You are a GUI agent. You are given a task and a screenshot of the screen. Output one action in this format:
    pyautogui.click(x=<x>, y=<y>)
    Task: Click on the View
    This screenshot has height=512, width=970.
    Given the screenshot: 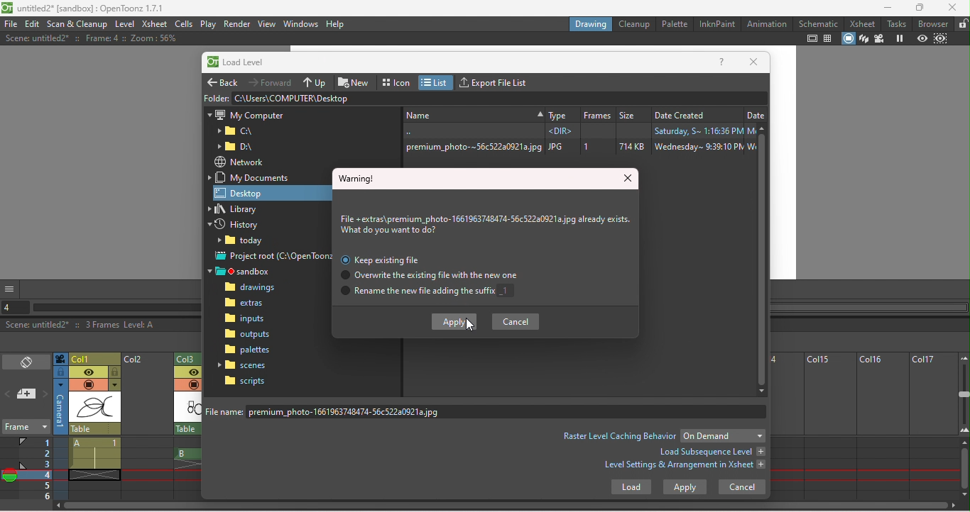 What is the action you would take?
    pyautogui.click(x=267, y=23)
    